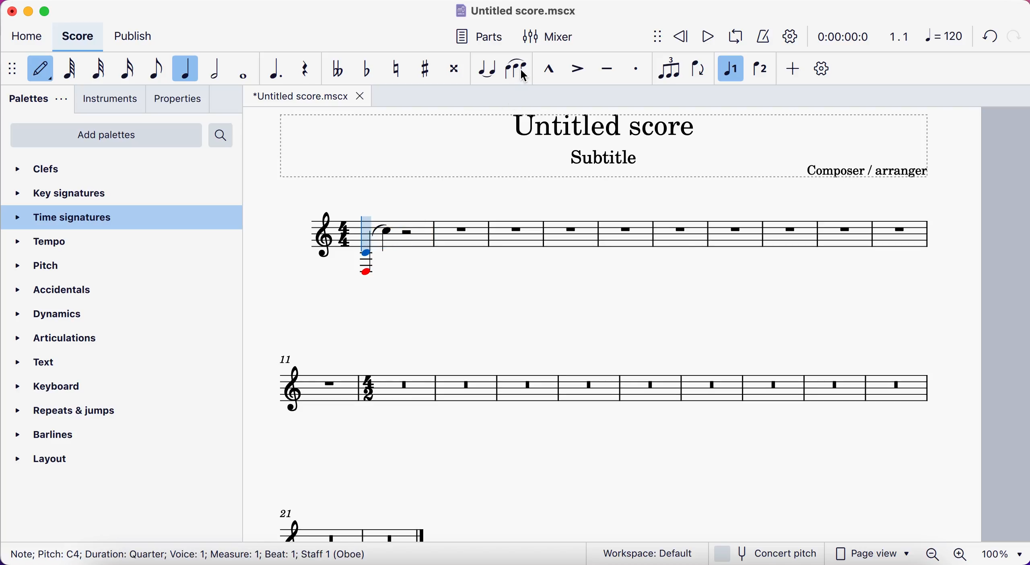 The width and height of the screenshot is (1030, 565). Describe the element at coordinates (986, 38) in the screenshot. I see `undo` at that location.